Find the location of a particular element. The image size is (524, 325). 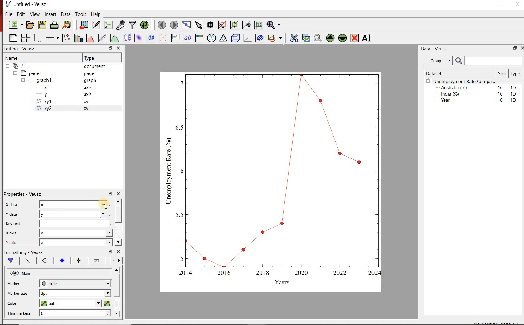

x axis is located at coordinates (12, 233).